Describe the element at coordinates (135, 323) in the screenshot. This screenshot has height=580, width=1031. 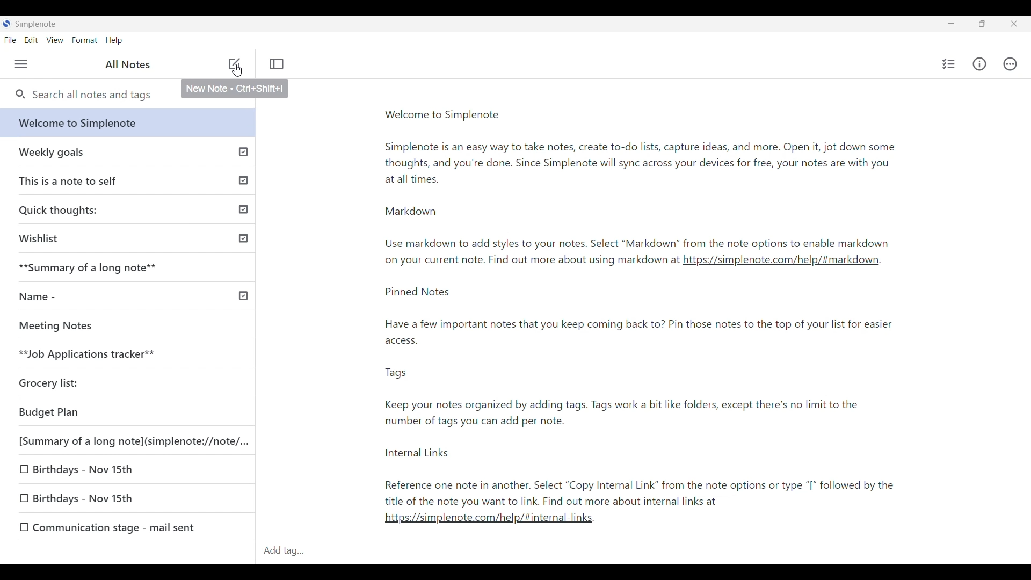
I see `Unpublished note` at that location.